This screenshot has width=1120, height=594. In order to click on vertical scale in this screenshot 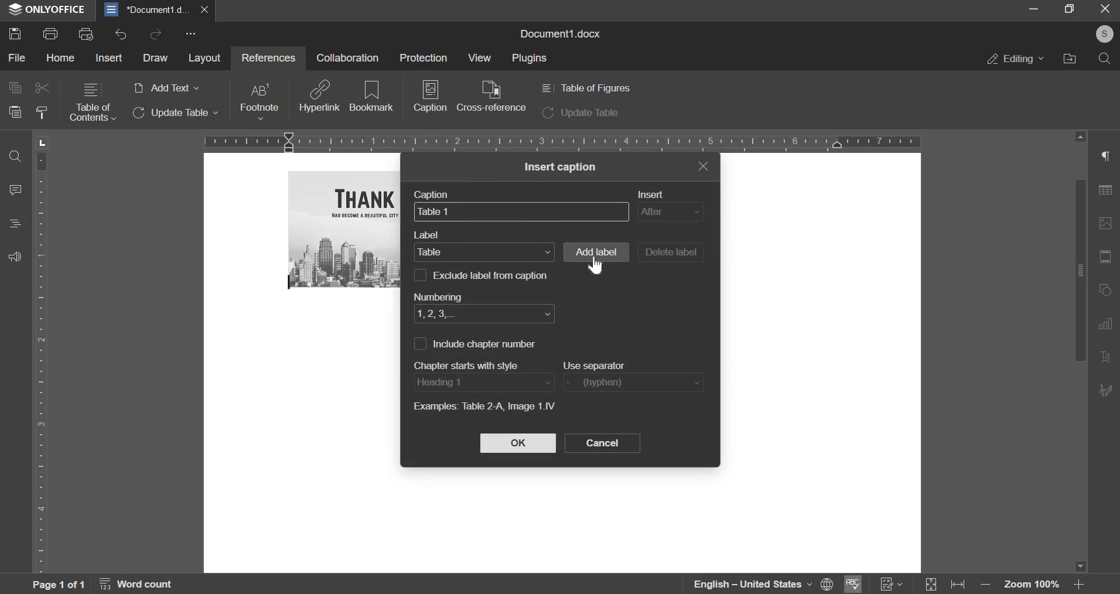, I will do `click(42, 361)`.